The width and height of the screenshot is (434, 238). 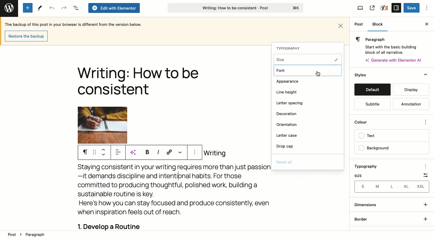 What do you see at coordinates (52, 8) in the screenshot?
I see `Undo` at bounding box center [52, 8].